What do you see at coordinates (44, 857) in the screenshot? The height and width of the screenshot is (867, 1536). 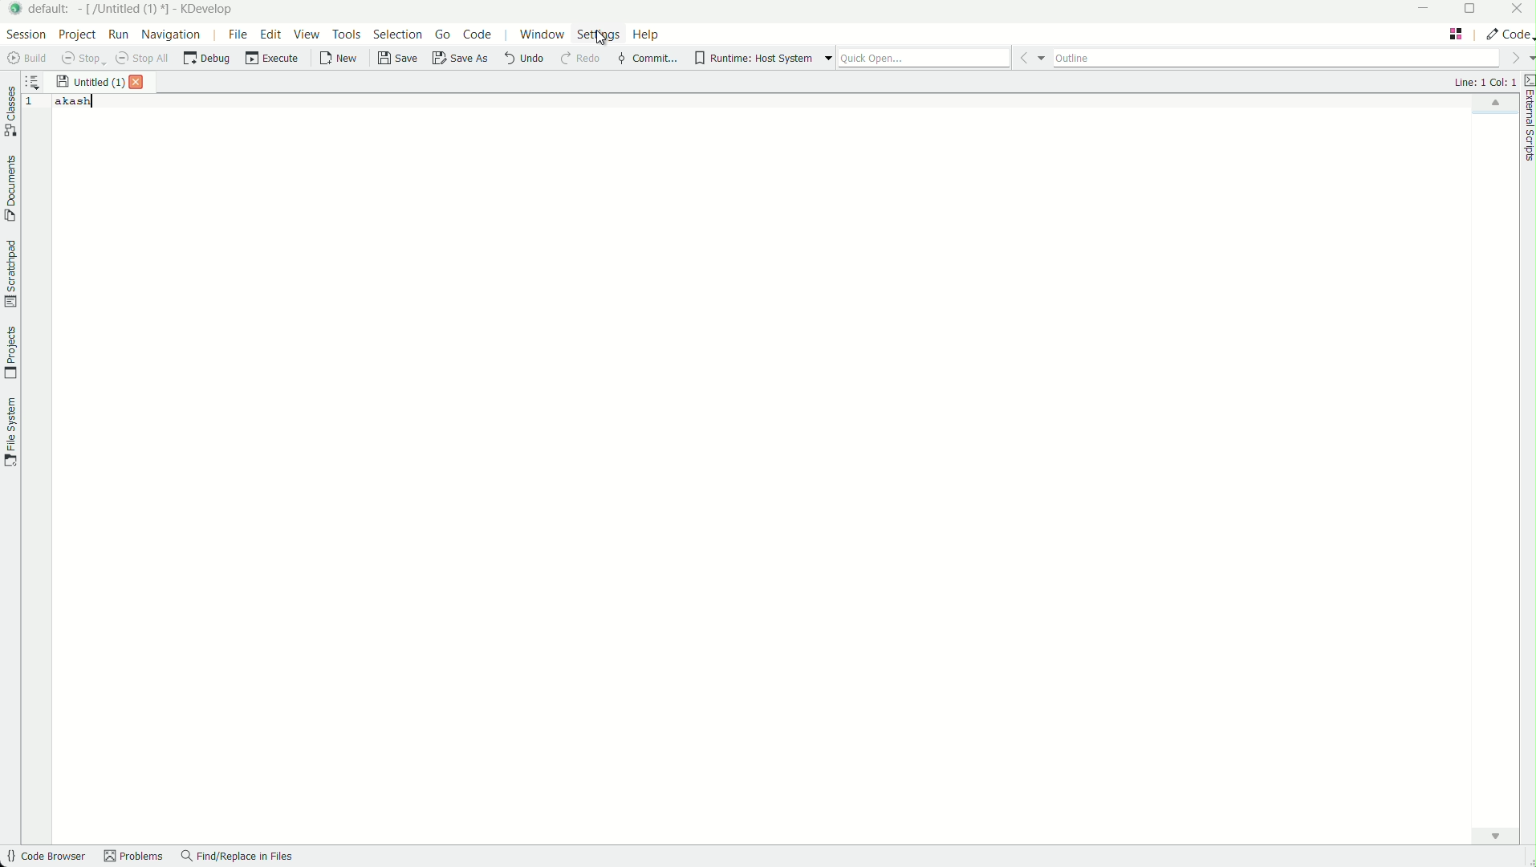 I see `code browser` at bounding box center [44, 857].